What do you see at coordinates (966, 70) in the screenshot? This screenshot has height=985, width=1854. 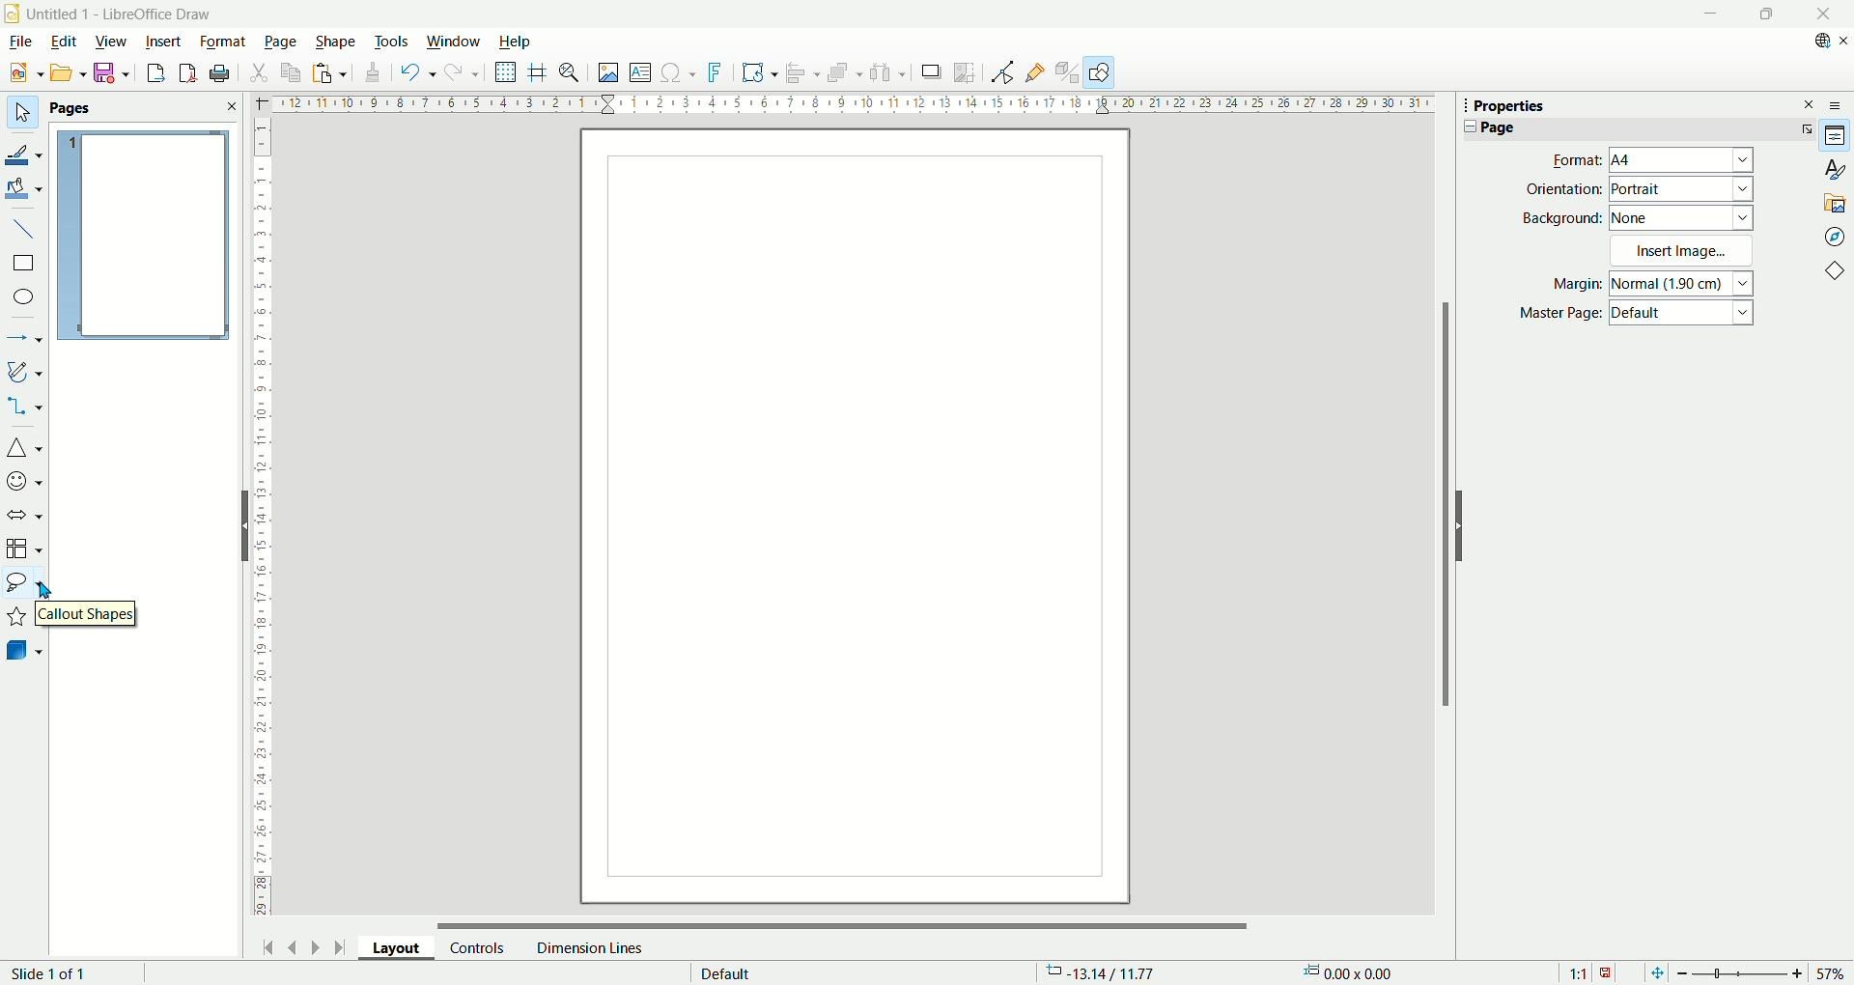 I see `crop image` at bounding box center [966, 70].